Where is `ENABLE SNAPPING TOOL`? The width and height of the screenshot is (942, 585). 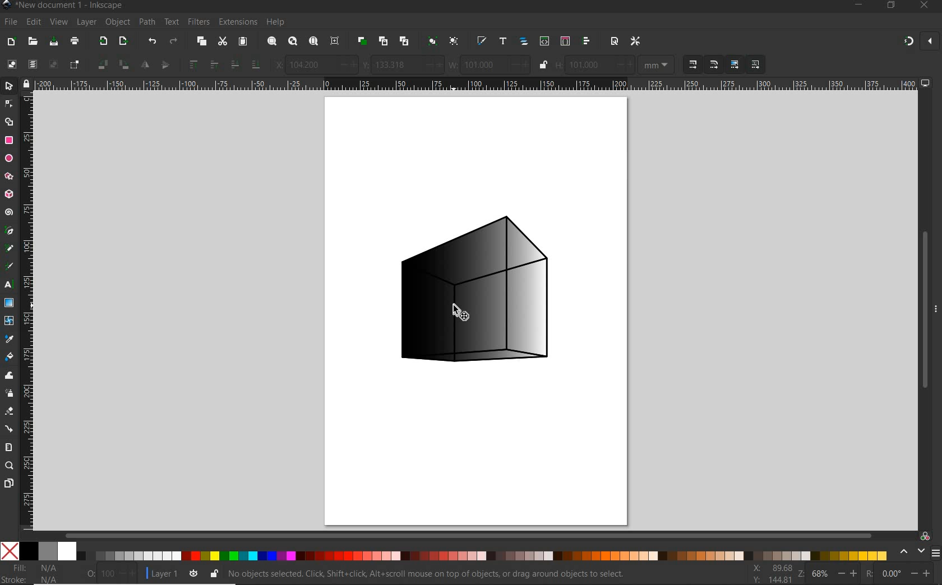
ENABLE SNAPPING TOOL is located at coordinates (909, 41).